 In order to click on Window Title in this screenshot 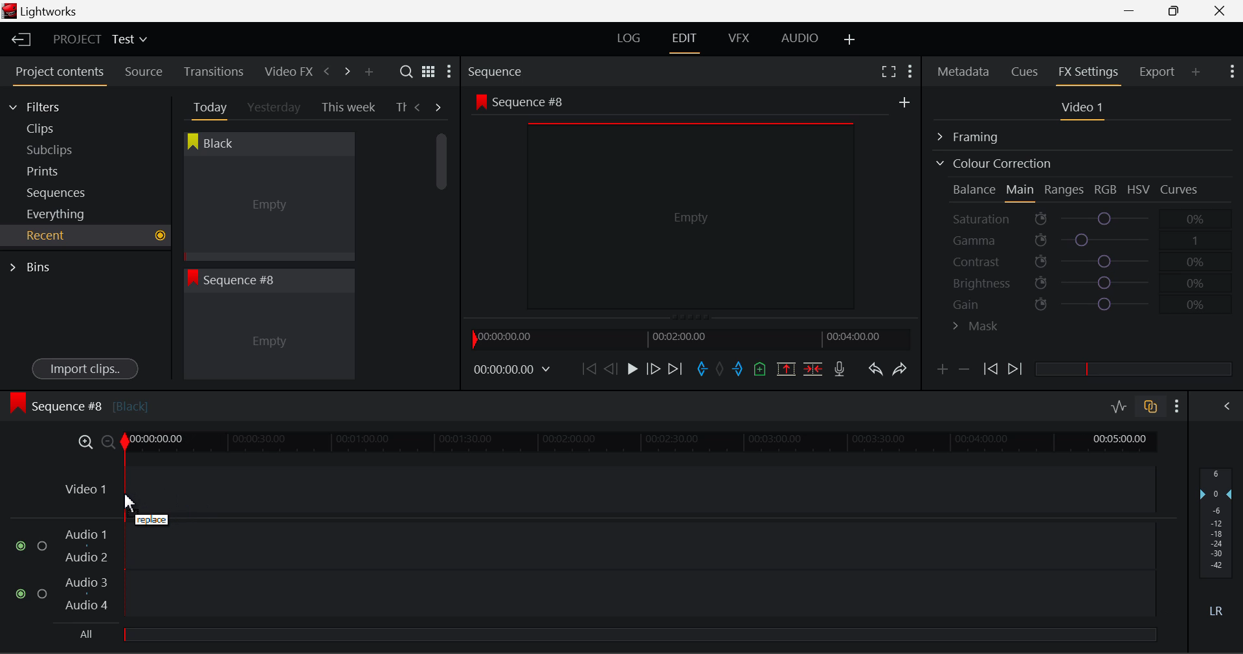, I will do `click(40, 12)`.